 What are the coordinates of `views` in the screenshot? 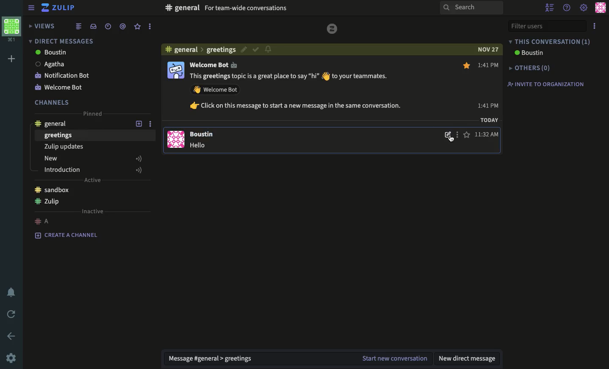 It's located at (43, 26).